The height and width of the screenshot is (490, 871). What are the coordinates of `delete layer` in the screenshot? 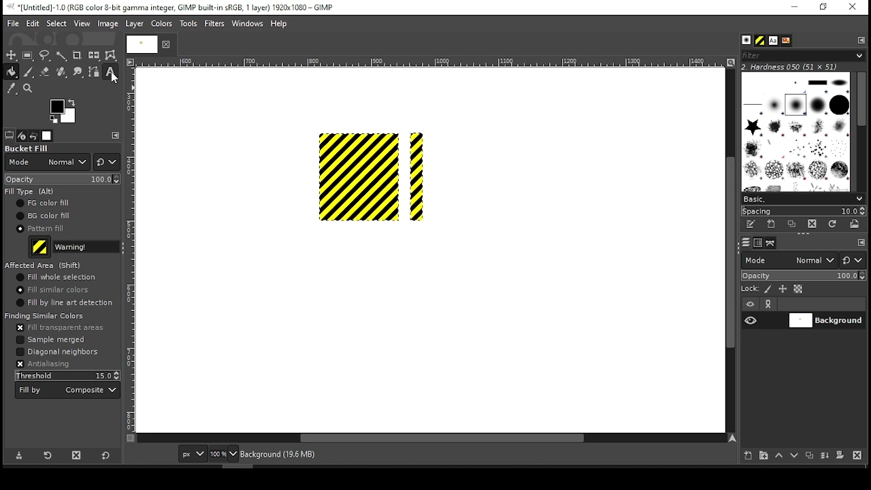 It's located at (857, 455).